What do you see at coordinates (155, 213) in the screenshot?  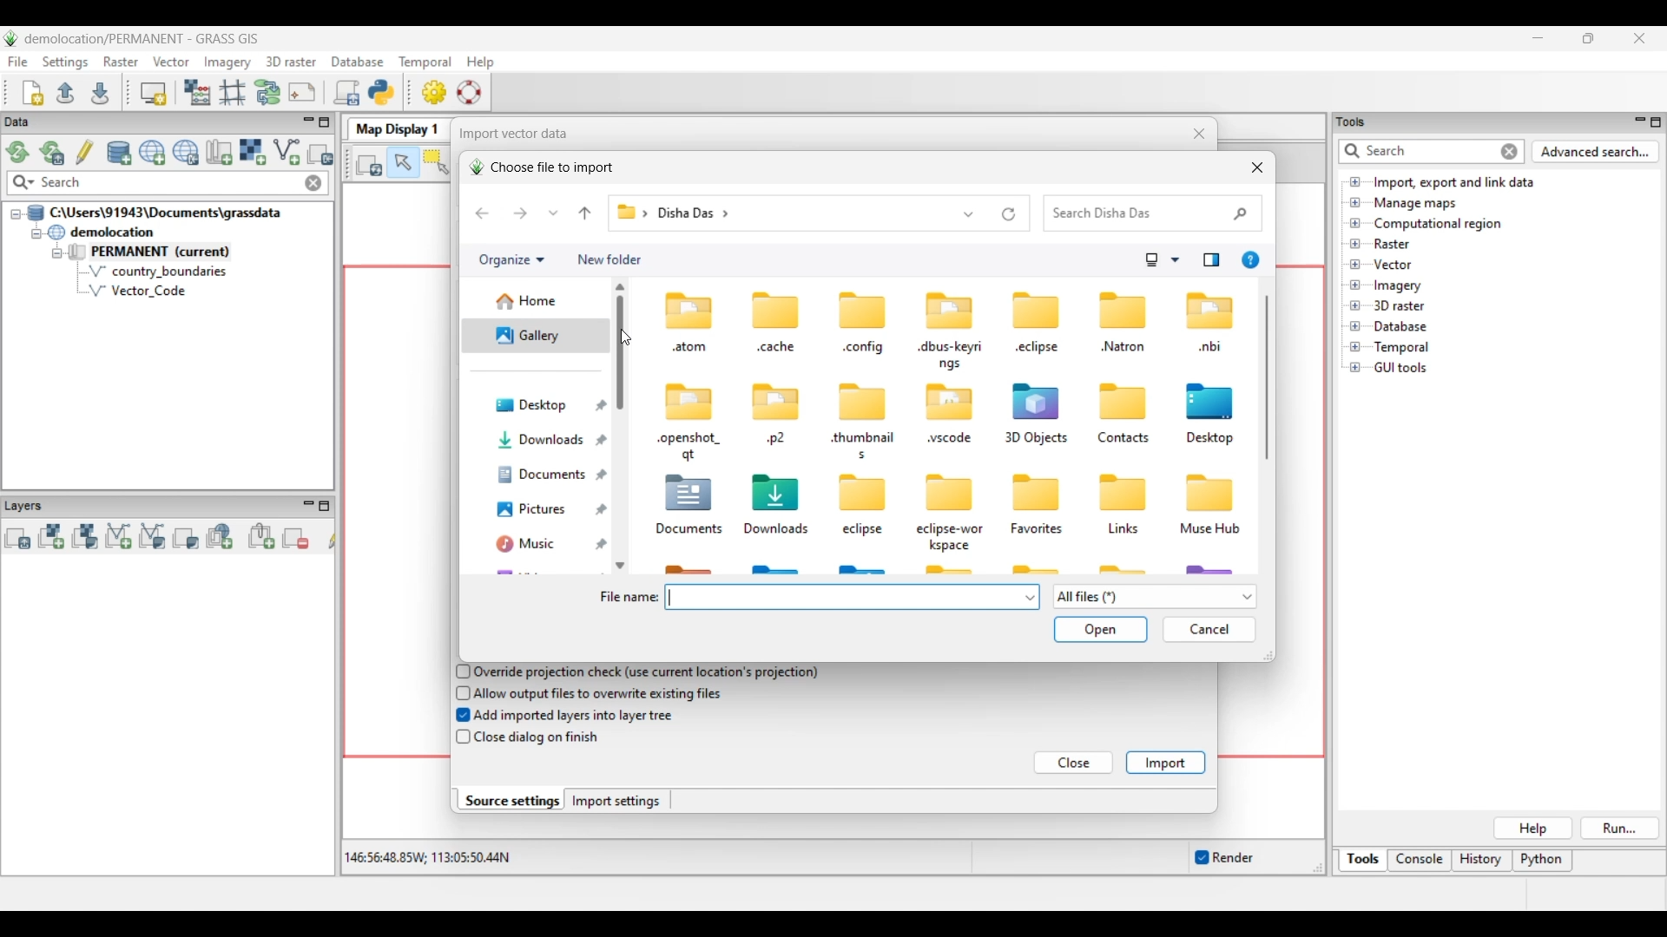 I see `Double click to collapse file thread` at bounding box center [155, 213].